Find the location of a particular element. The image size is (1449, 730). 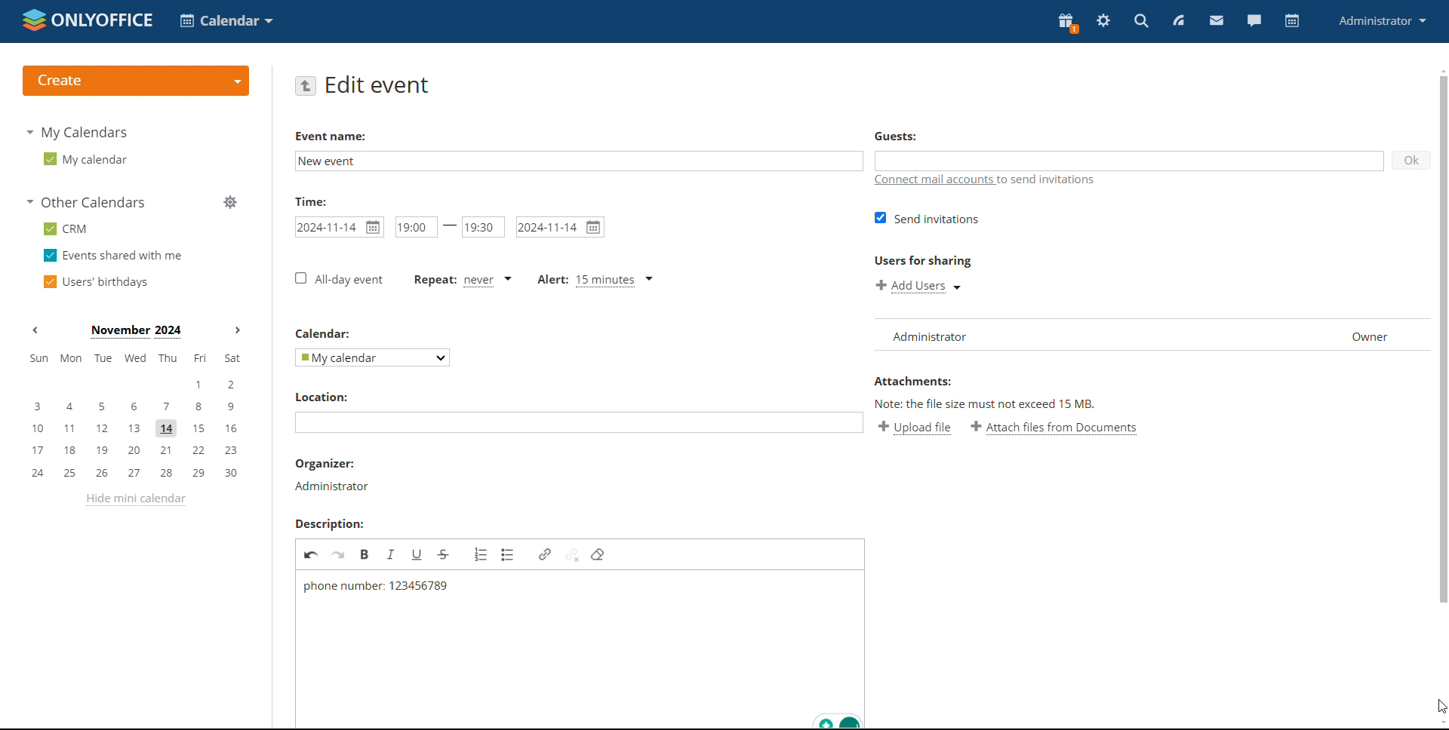

scroll up is located at coordinates (1440, 70).